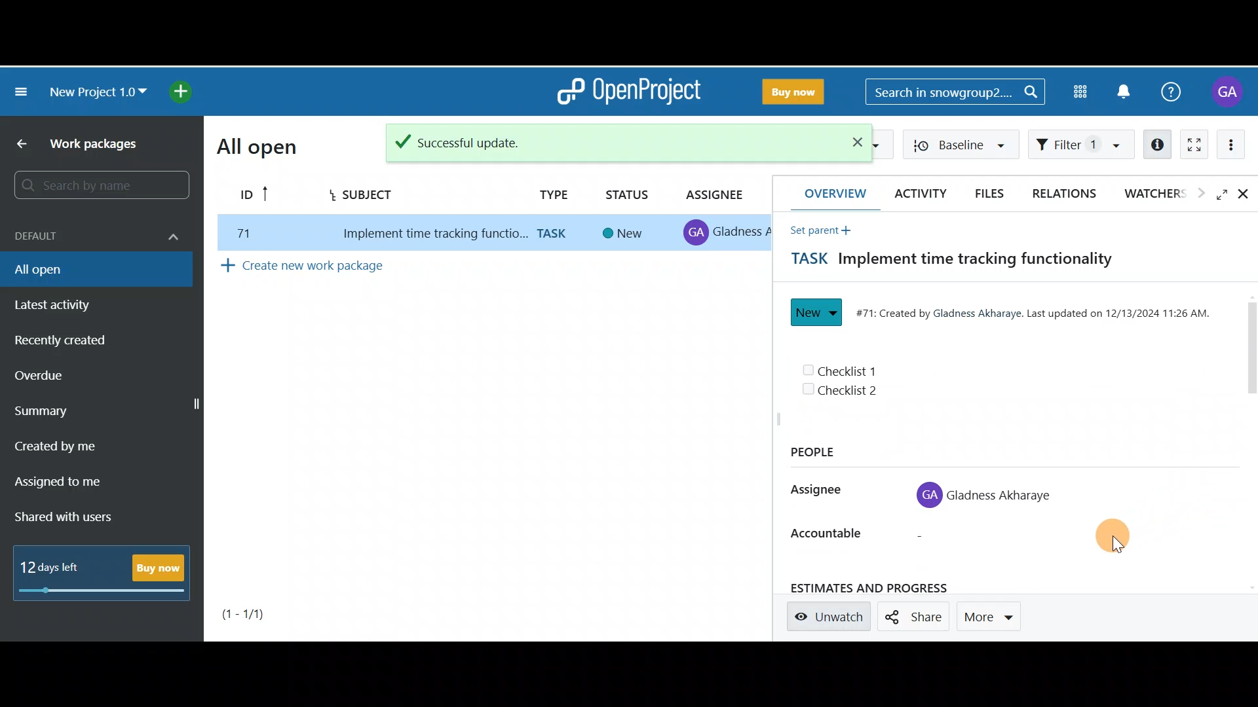 This screenshot has width=1258, height=707. What do you see at coordinates (1115, 544) in the screenshot?
I see `Cursor` at bounding box center [1115, 544].